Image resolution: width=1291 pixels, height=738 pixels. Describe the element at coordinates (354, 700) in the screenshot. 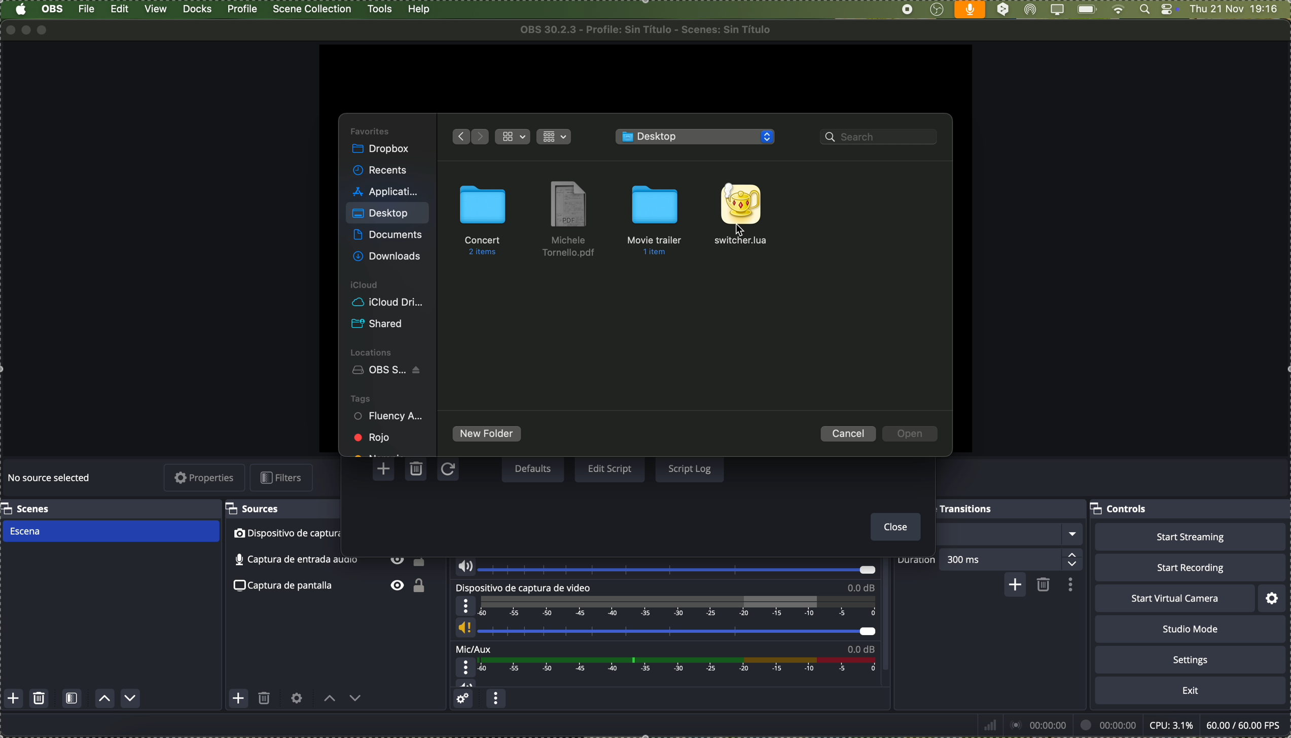

I see `move source down` at that location.